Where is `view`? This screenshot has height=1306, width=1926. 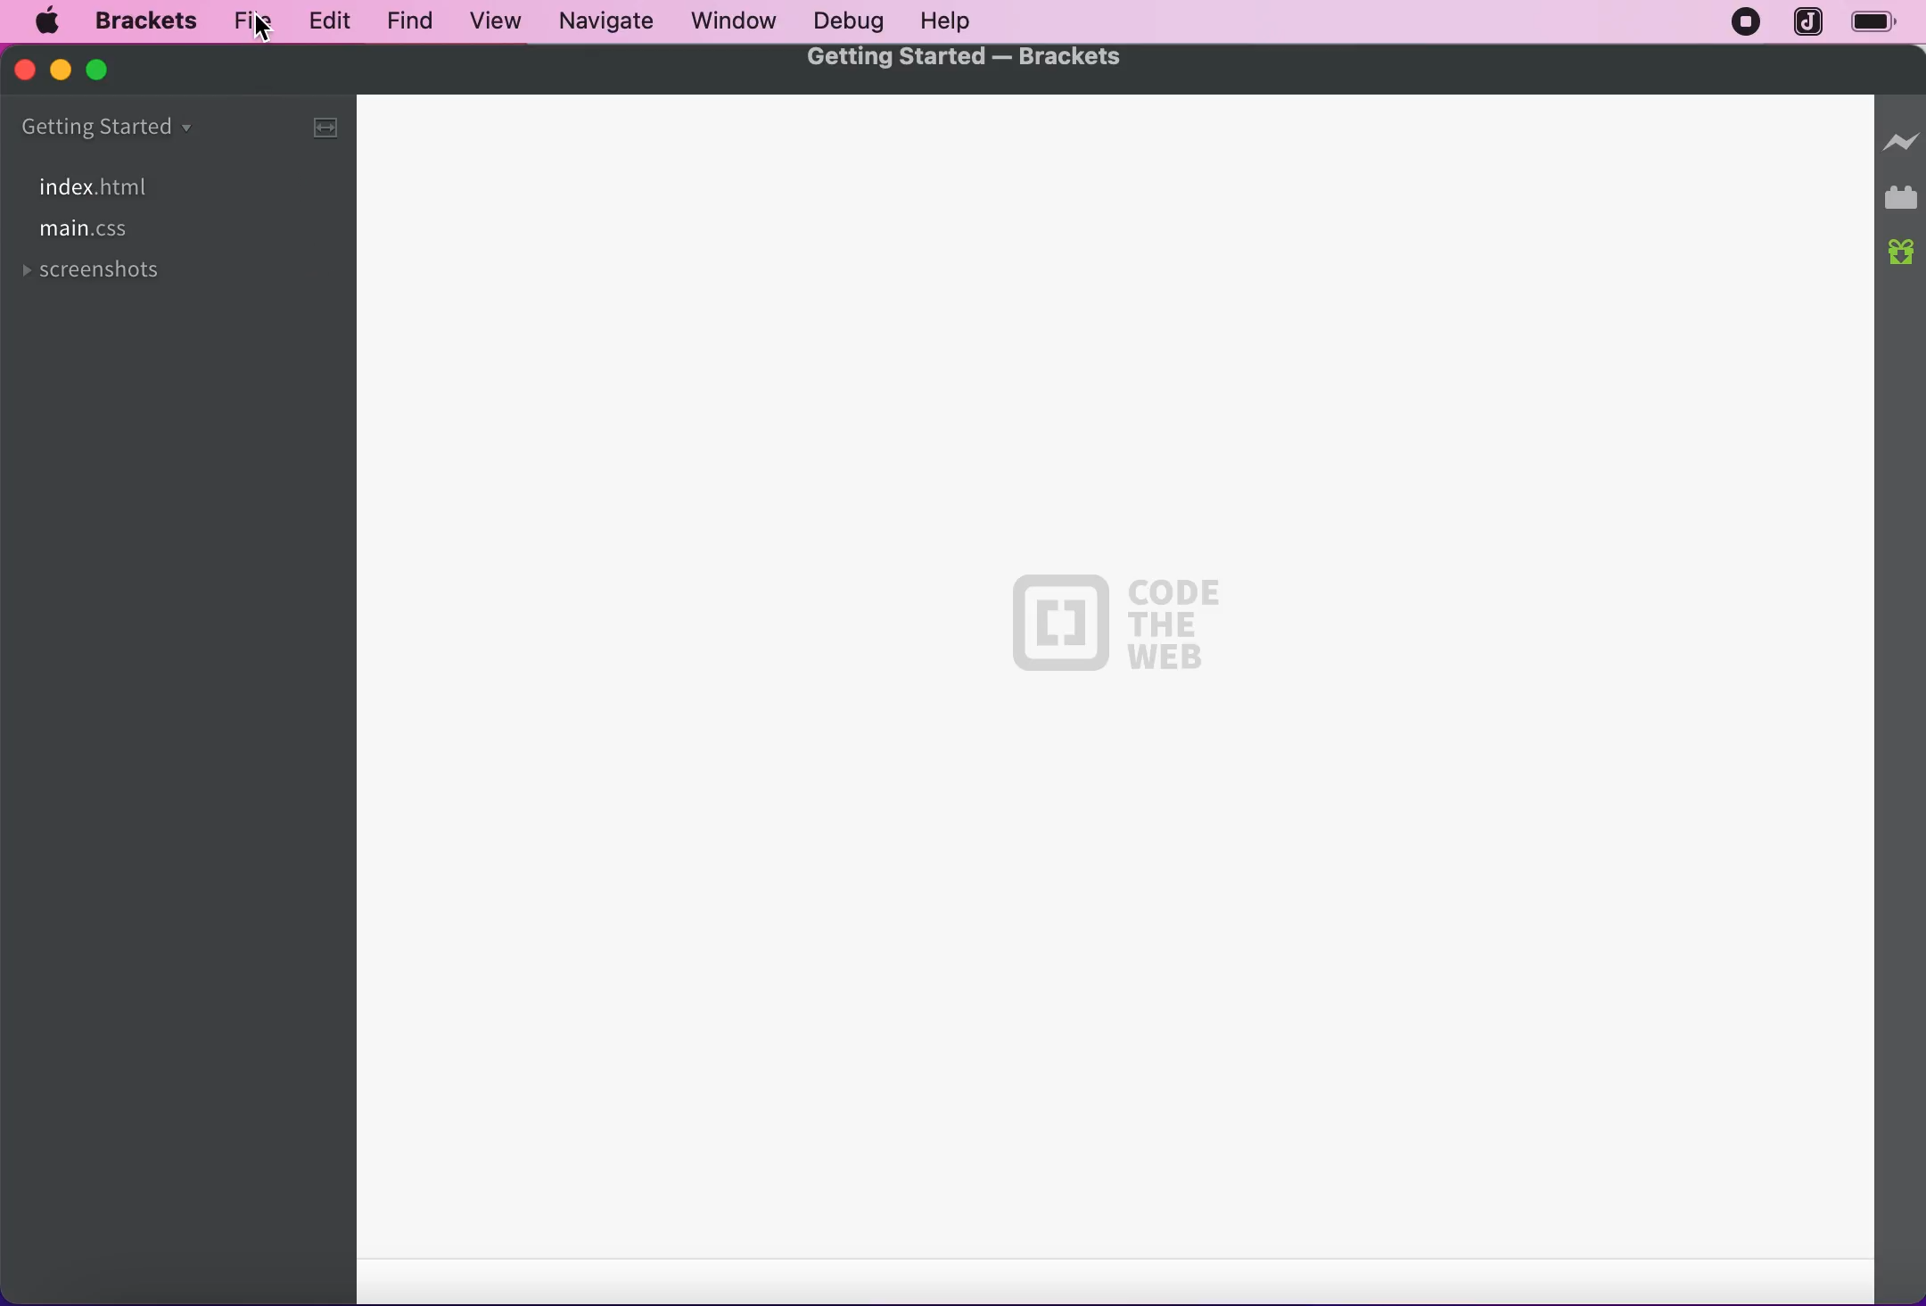
view is located at coordinates (490, 22).